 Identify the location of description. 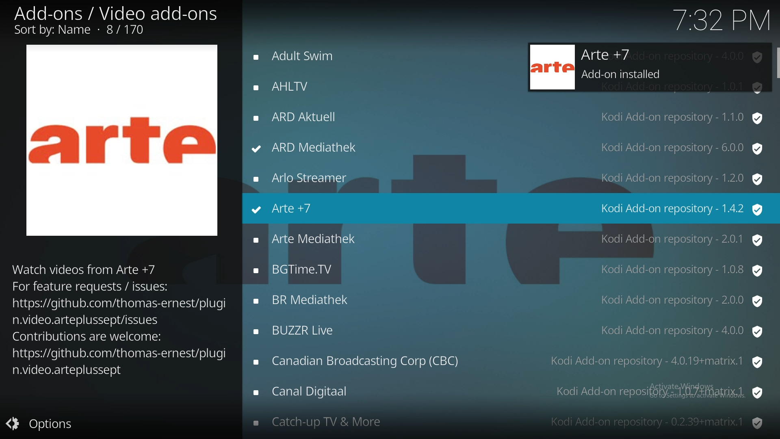
(118, 319).